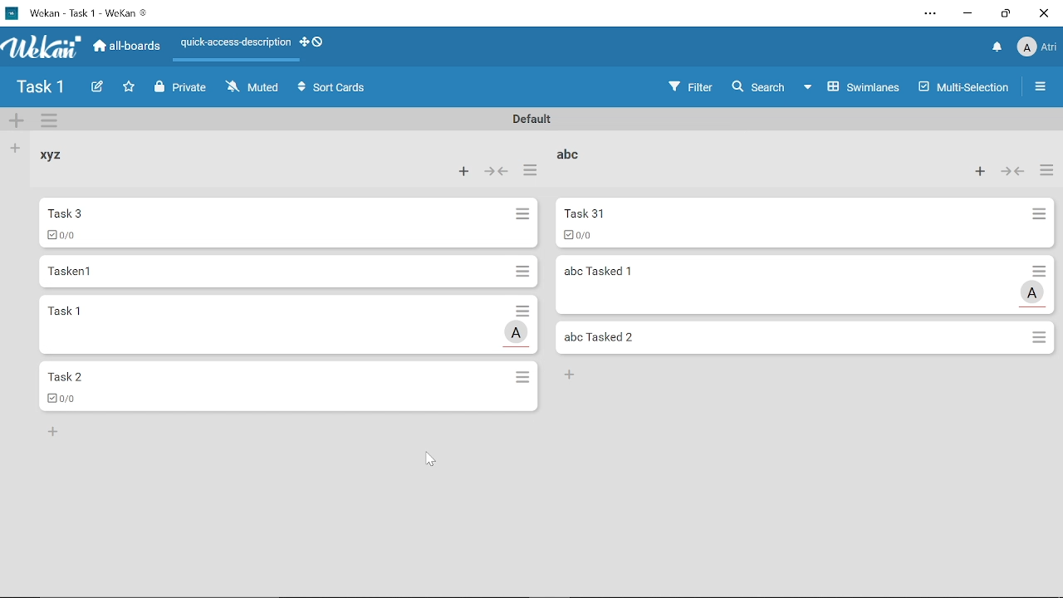 The width and height of the screenshot is (1063, 598). What do you see at coordinates (233, 46) in the screenshot?
I see `Quick access description` at bounding box center [233, 46].